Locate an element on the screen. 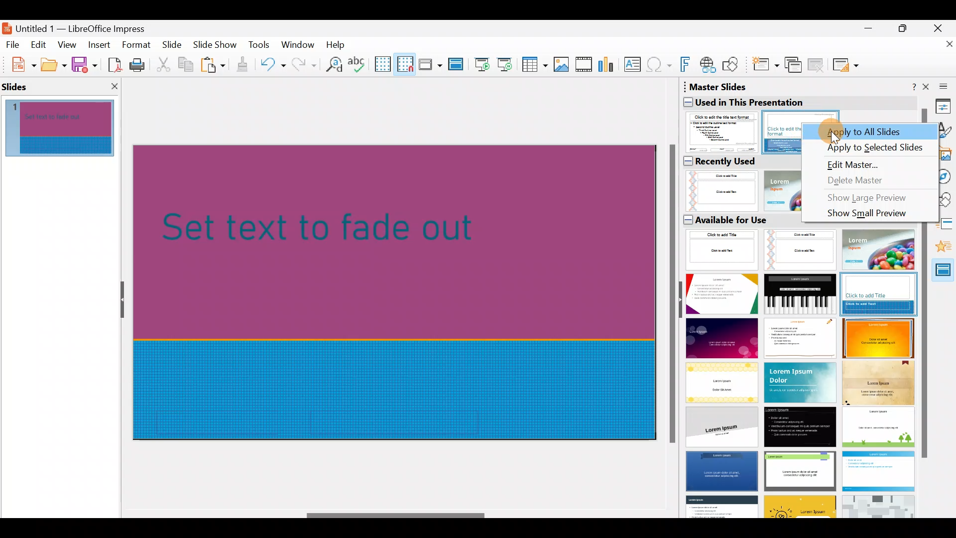 The height and width of the screenshot is (538, 956). Table is located at coordinates (535, 65).